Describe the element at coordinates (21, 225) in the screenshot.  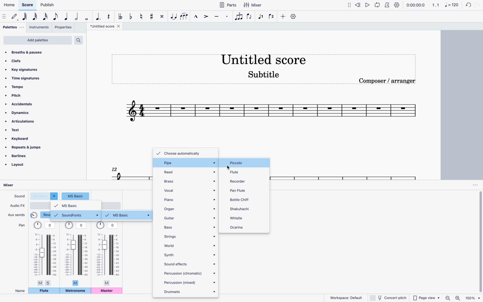
I see `pan` at that location.